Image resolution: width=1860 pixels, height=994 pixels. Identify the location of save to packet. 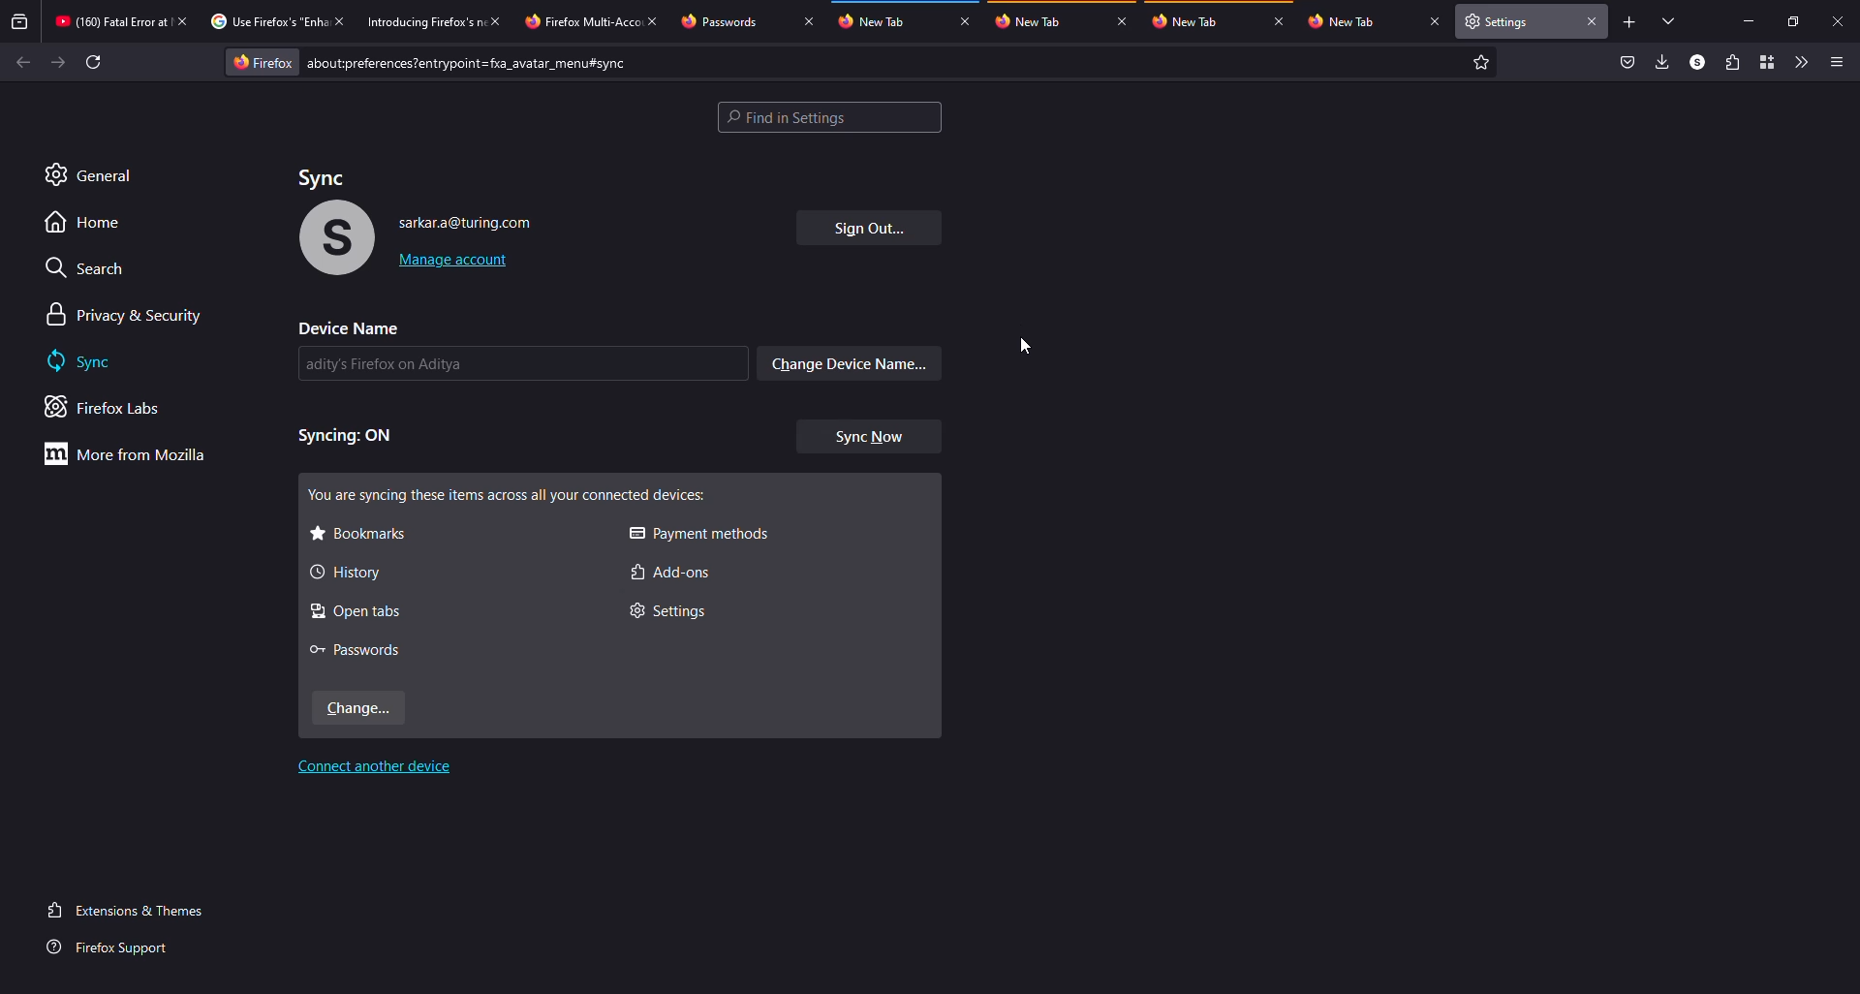
(1624, 62).